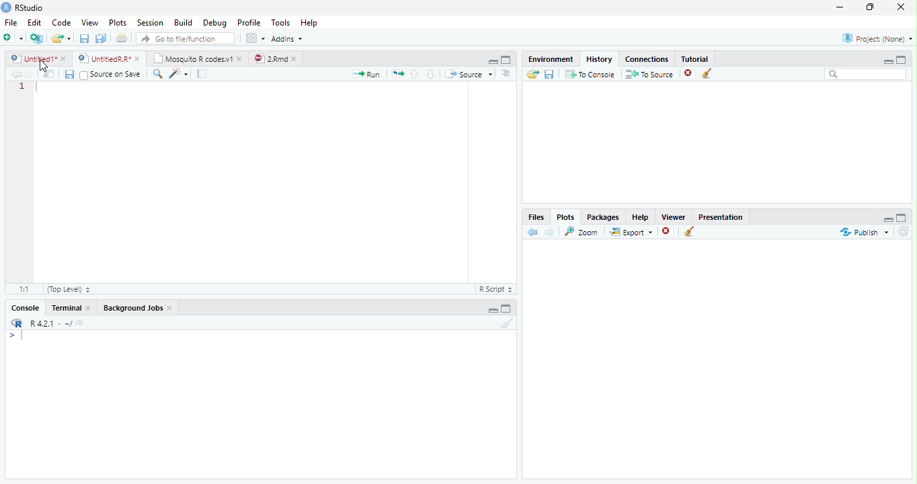 The image size is (917, 484). What do you see at coordinates (23, 289) in the screenshot?
I see `1:1` at bounding box center [23, 289].